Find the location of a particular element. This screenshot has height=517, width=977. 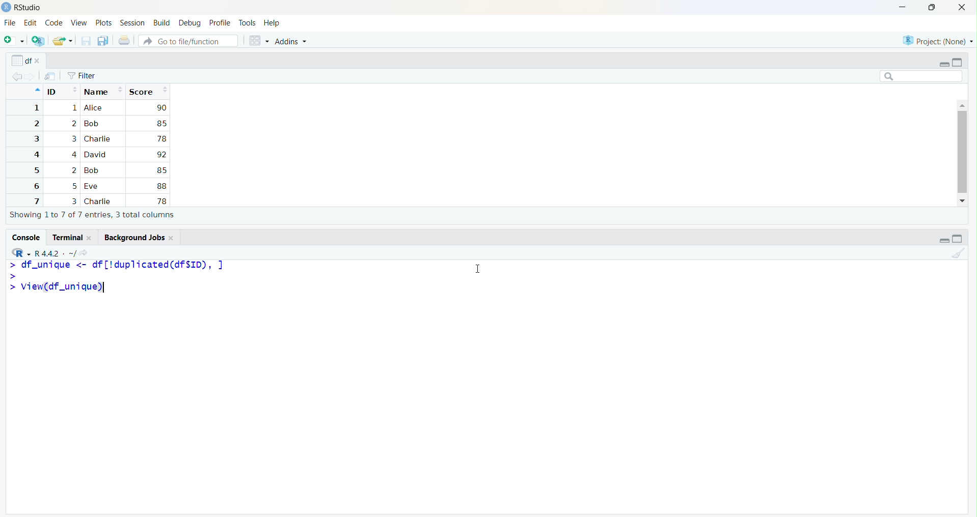

Addins is located at coordinates (291, 42).